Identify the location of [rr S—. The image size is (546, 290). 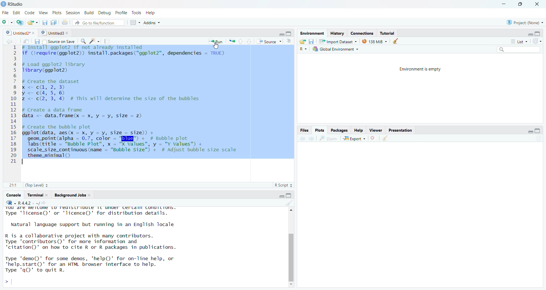
(311, 32).